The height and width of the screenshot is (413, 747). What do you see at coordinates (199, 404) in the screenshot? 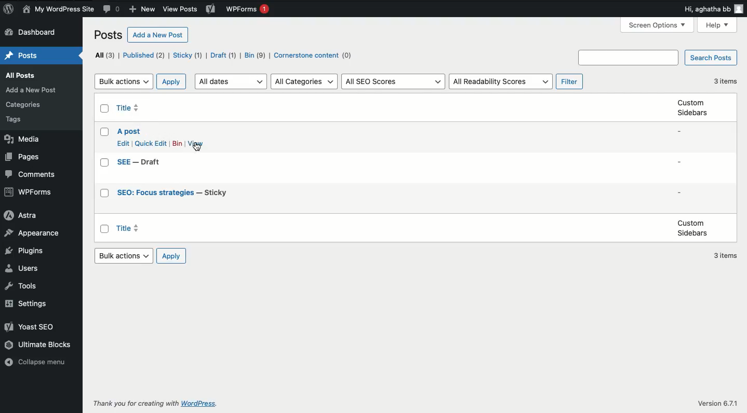
I see `` at bounding box center [199, 404].